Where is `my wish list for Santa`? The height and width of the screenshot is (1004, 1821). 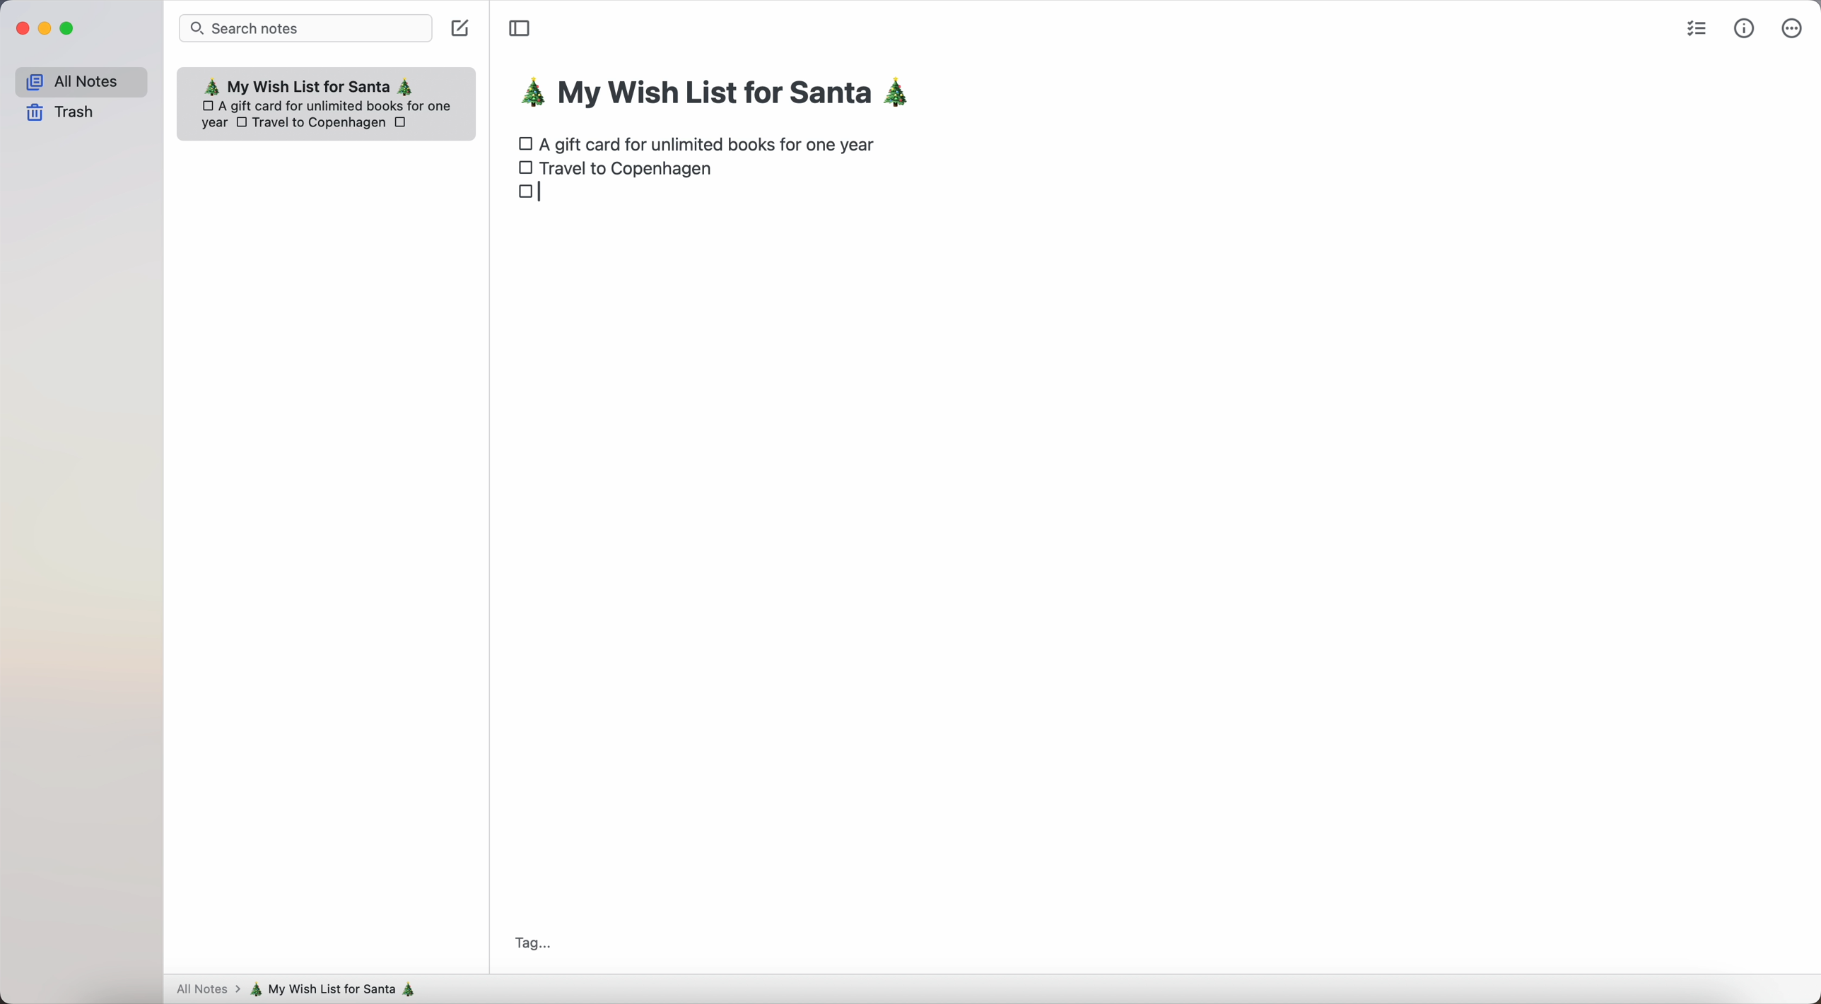 my wish list for Santa is located at coordinates (723, 95).